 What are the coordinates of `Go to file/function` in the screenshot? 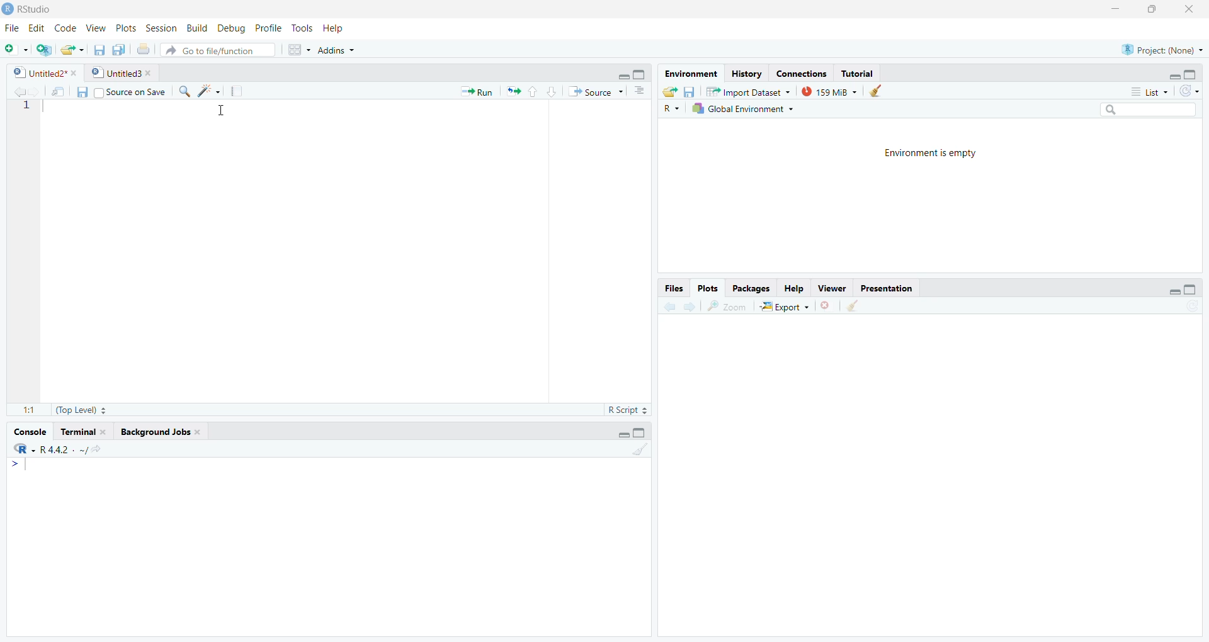 It's located at (219, 50).